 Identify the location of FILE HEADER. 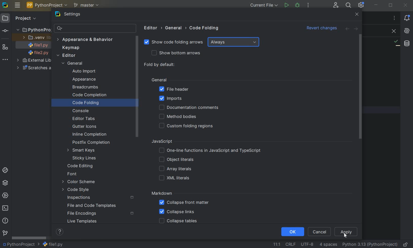
(174, 89).